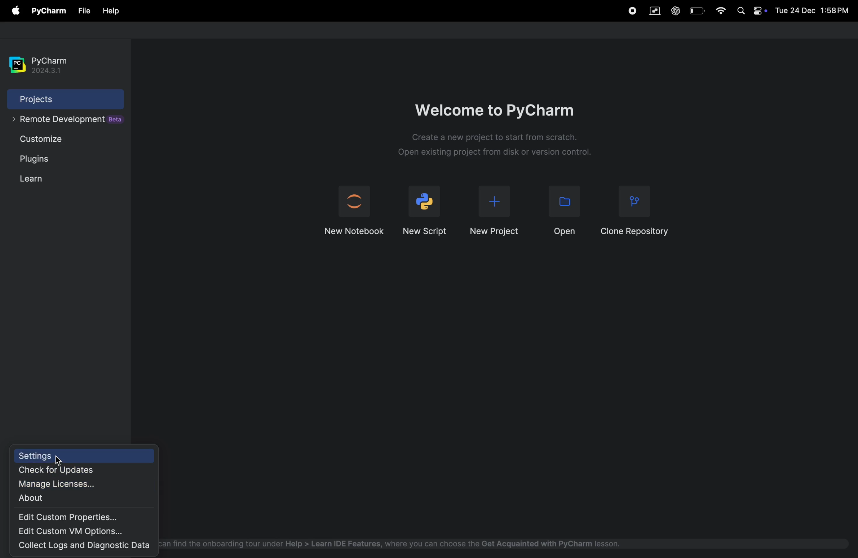  I want to click on remote development, so click(65, 122).